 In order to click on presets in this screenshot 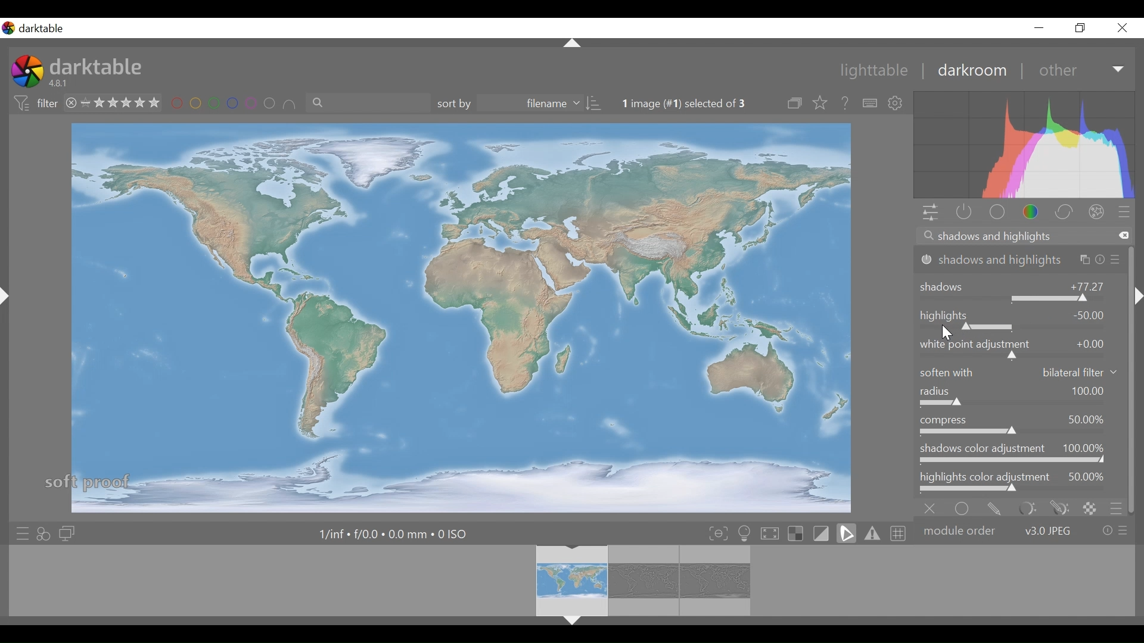, I will do `click(1128, 212)`.